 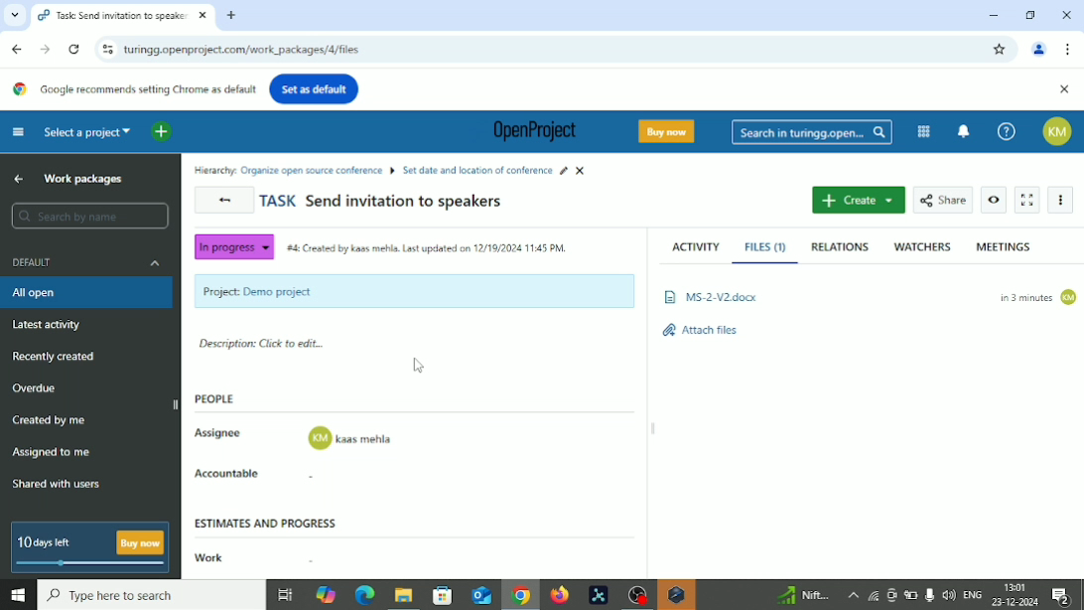 What do you see at coordinates (17, 596) in the screenshot?
I see `Windows` at bounding box center [17, 596].